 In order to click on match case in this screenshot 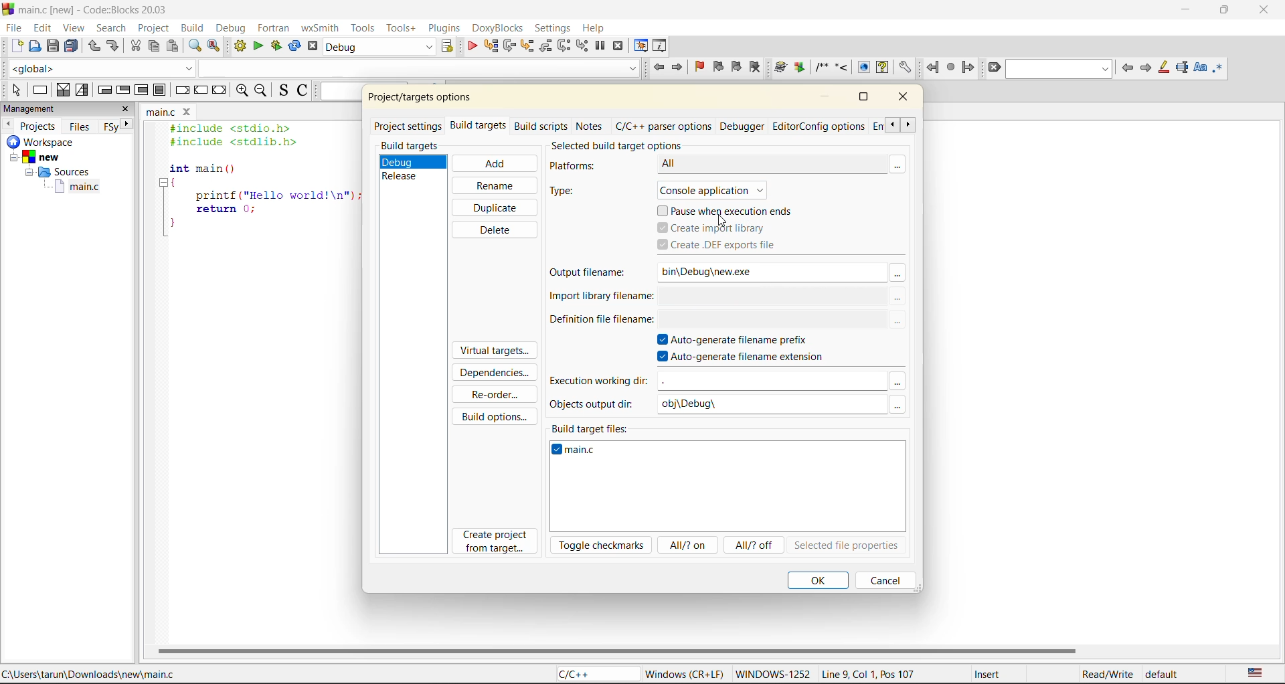, I will do `click(1201, 68)`.